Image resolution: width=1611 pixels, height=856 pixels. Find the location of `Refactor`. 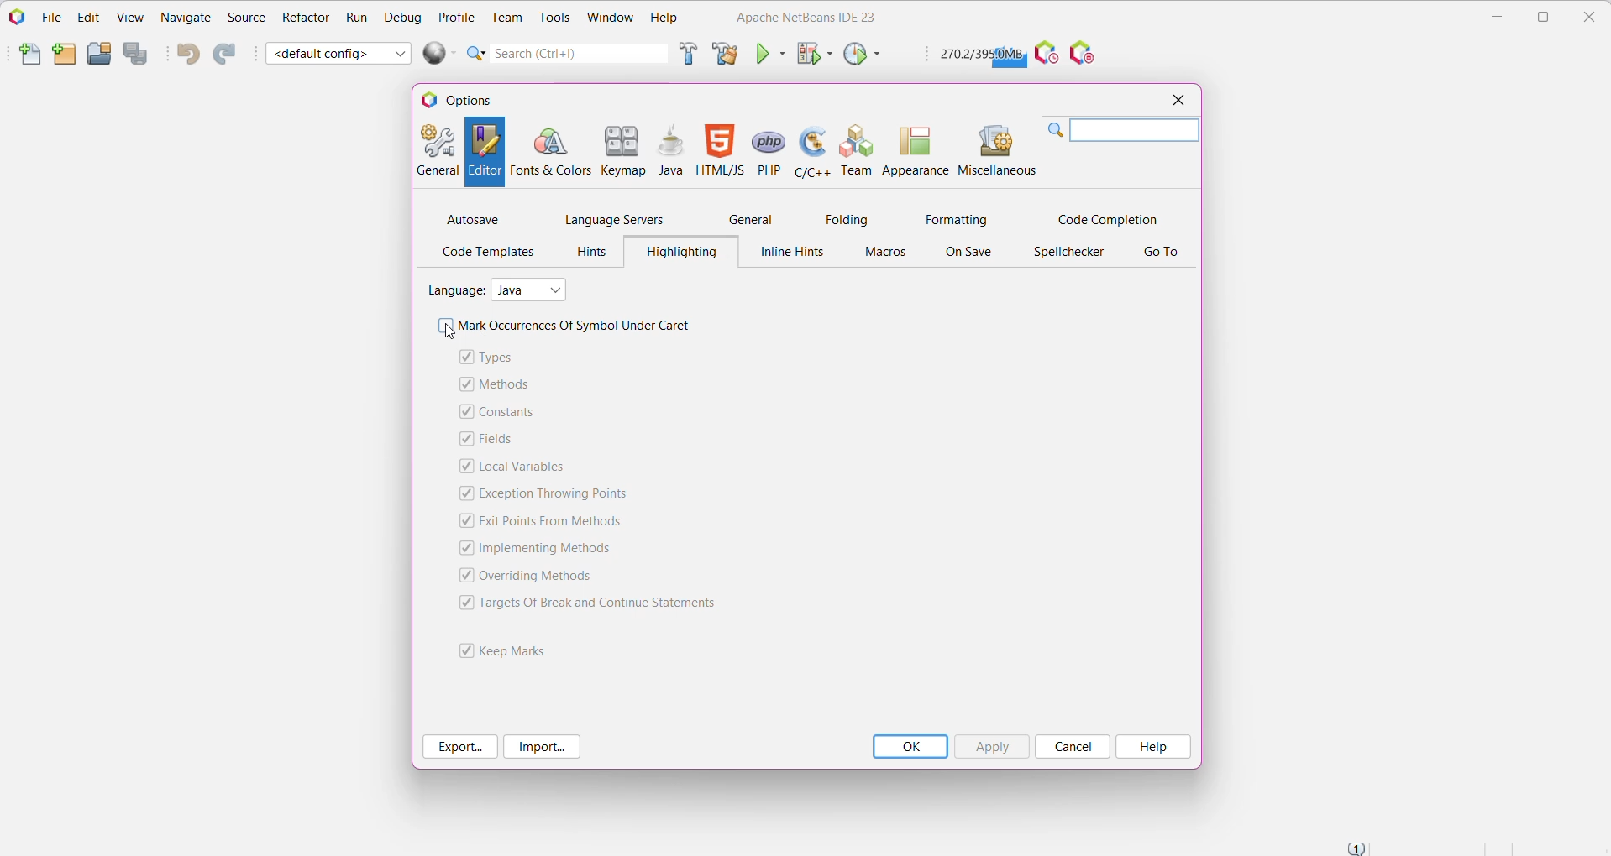

Refactor is located at coordinates (305, 20).